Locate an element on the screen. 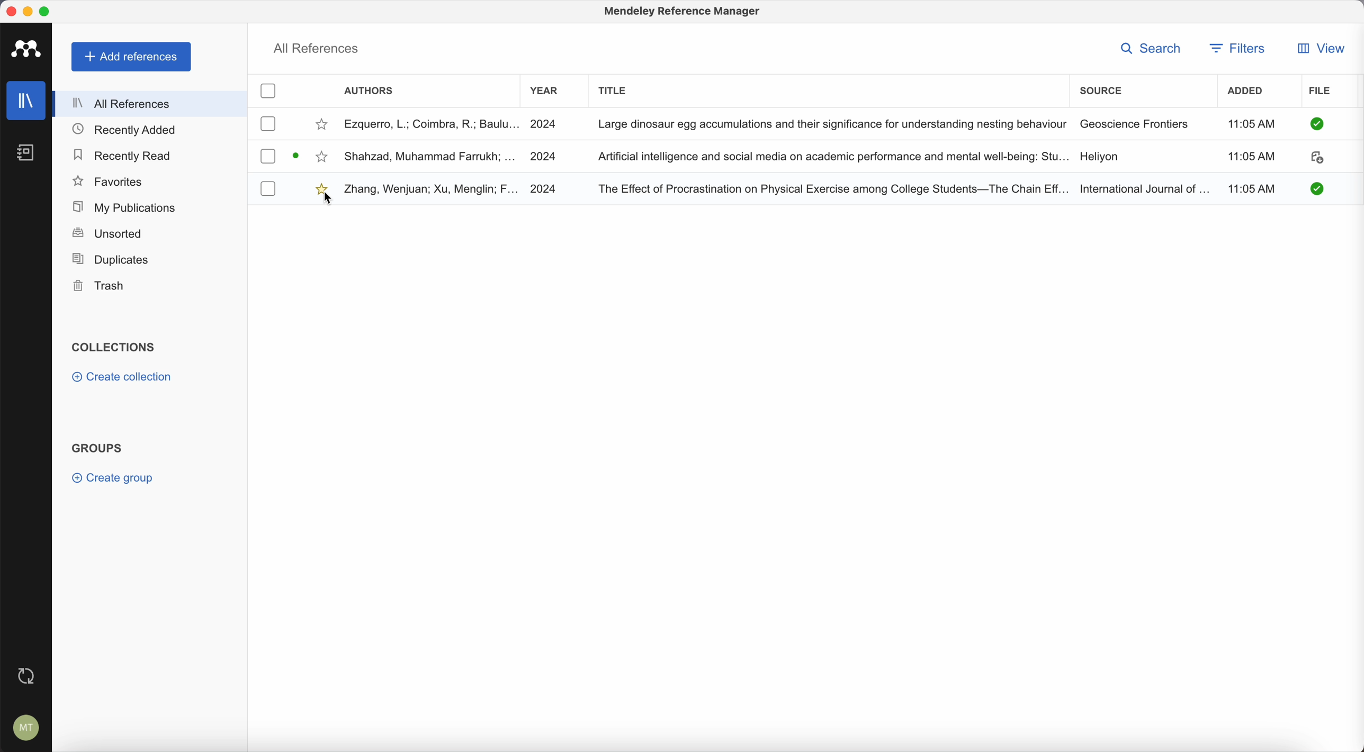 The height and width of the screenshot is (752, 1364). collections is located at coordinates (113, 348).